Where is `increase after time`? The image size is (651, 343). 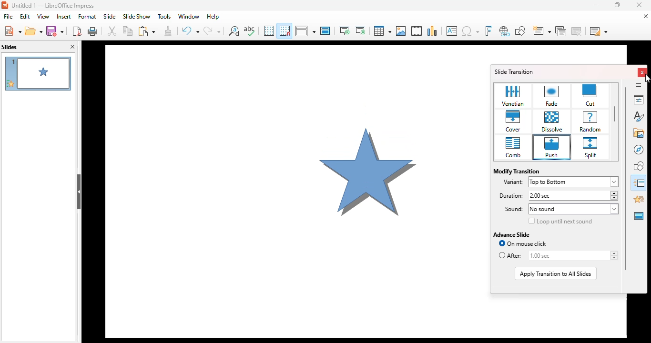 increase after time is located at coordinates (613, 253).